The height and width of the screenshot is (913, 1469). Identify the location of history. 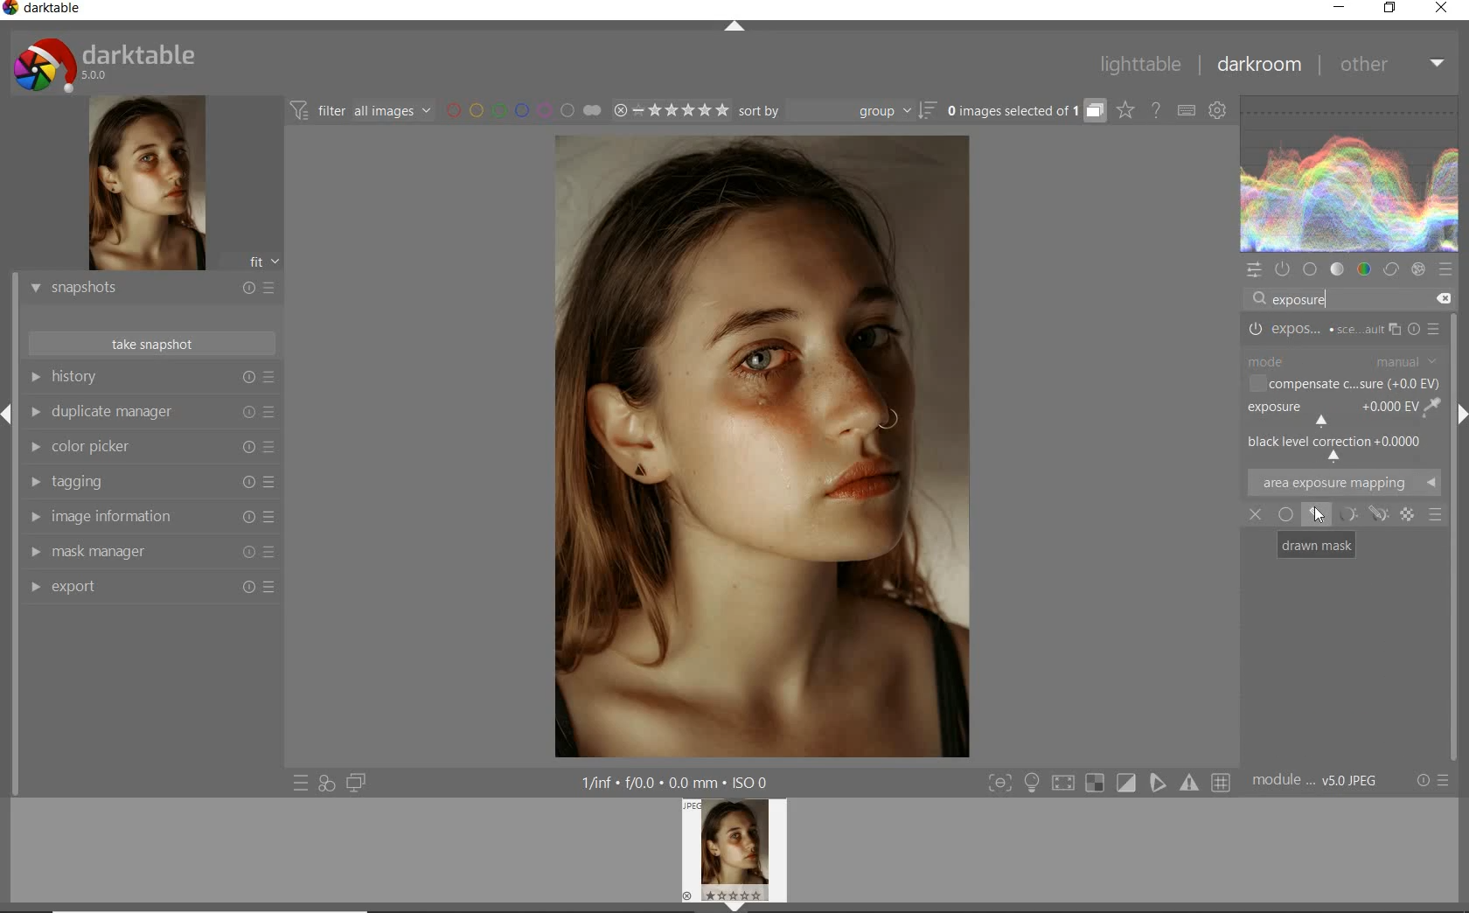
(150, 379).